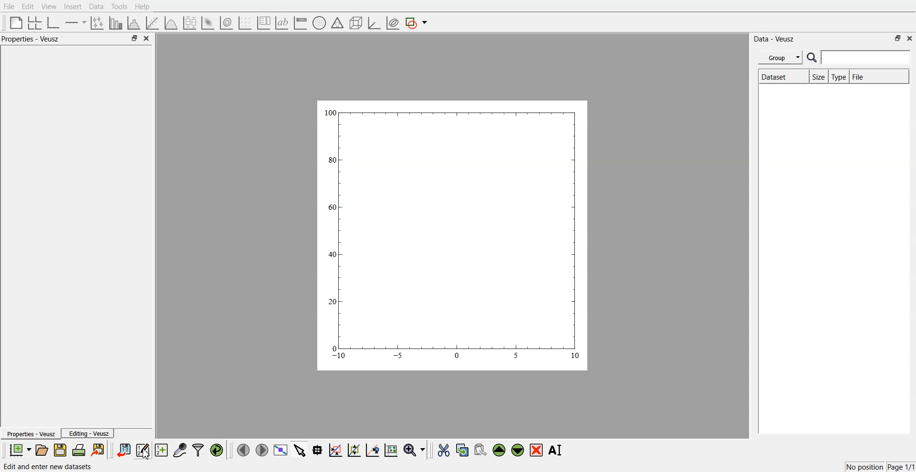 This screenshot has height=472, width=916. I want to click on export, so click(99, 450).